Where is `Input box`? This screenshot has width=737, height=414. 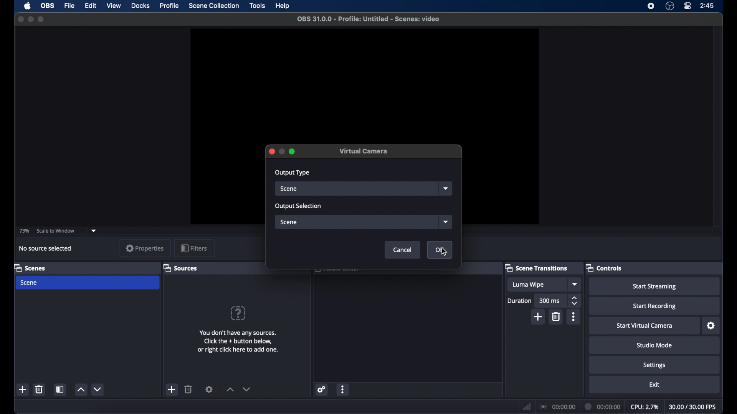 Input box is located at coordinates (354, 222).